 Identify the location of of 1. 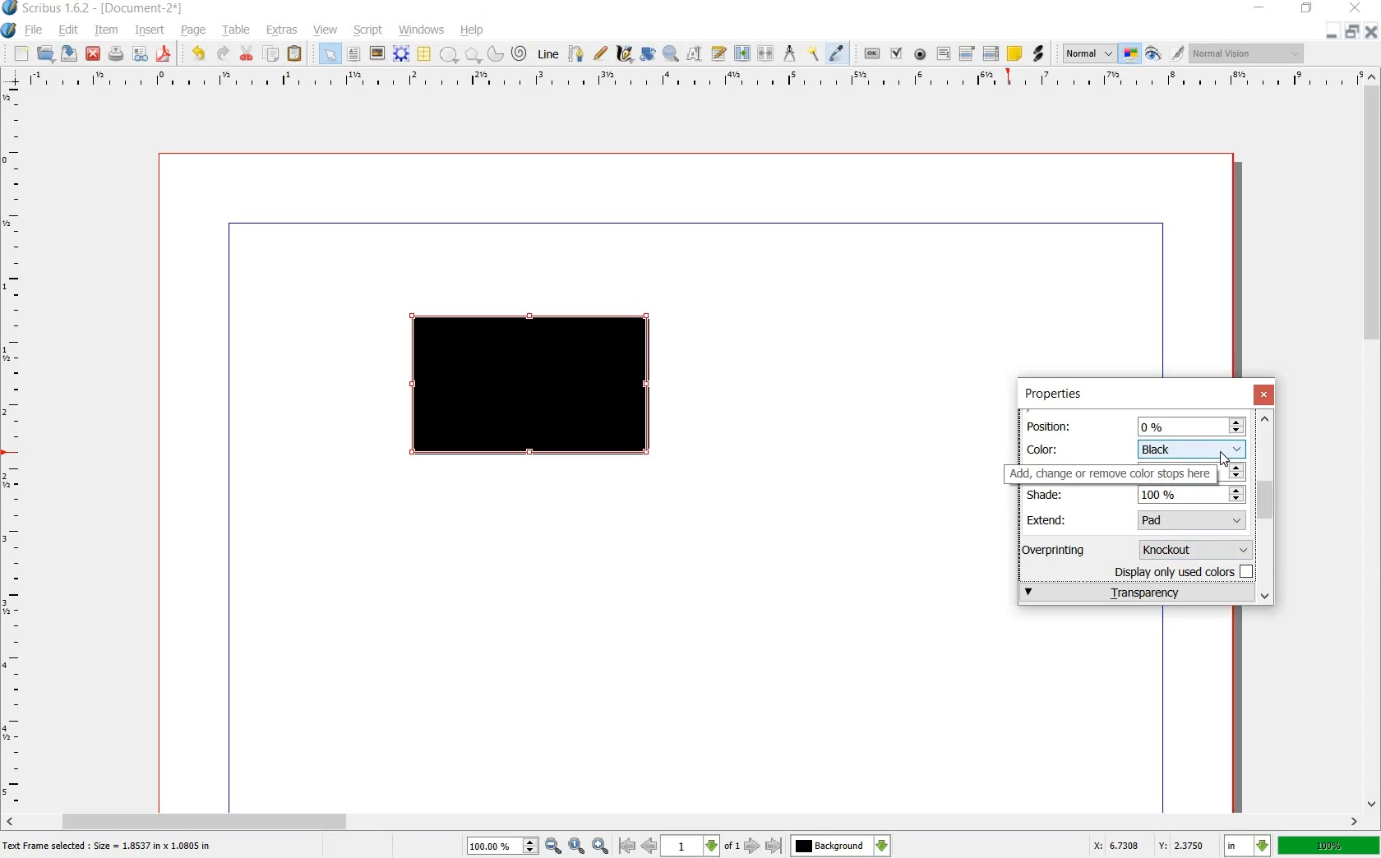
(731, 847).